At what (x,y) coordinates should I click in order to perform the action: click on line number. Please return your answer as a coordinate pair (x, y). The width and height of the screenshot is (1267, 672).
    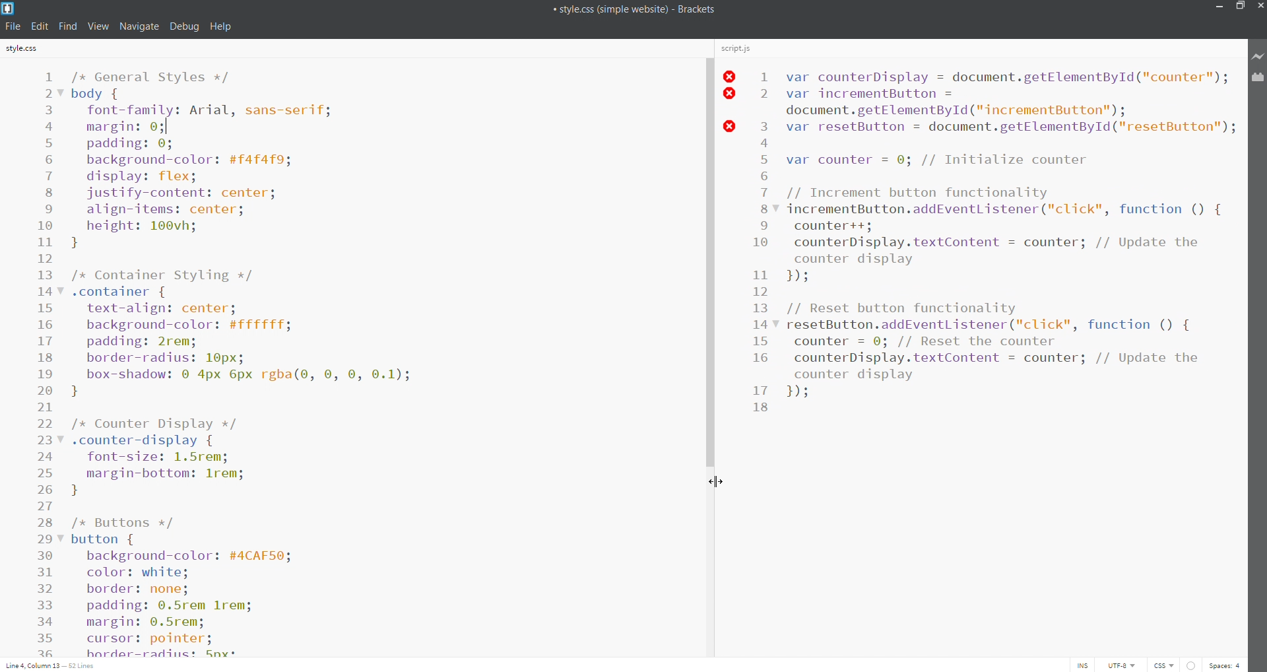
    Looking at the image, I should click on (760, 239).